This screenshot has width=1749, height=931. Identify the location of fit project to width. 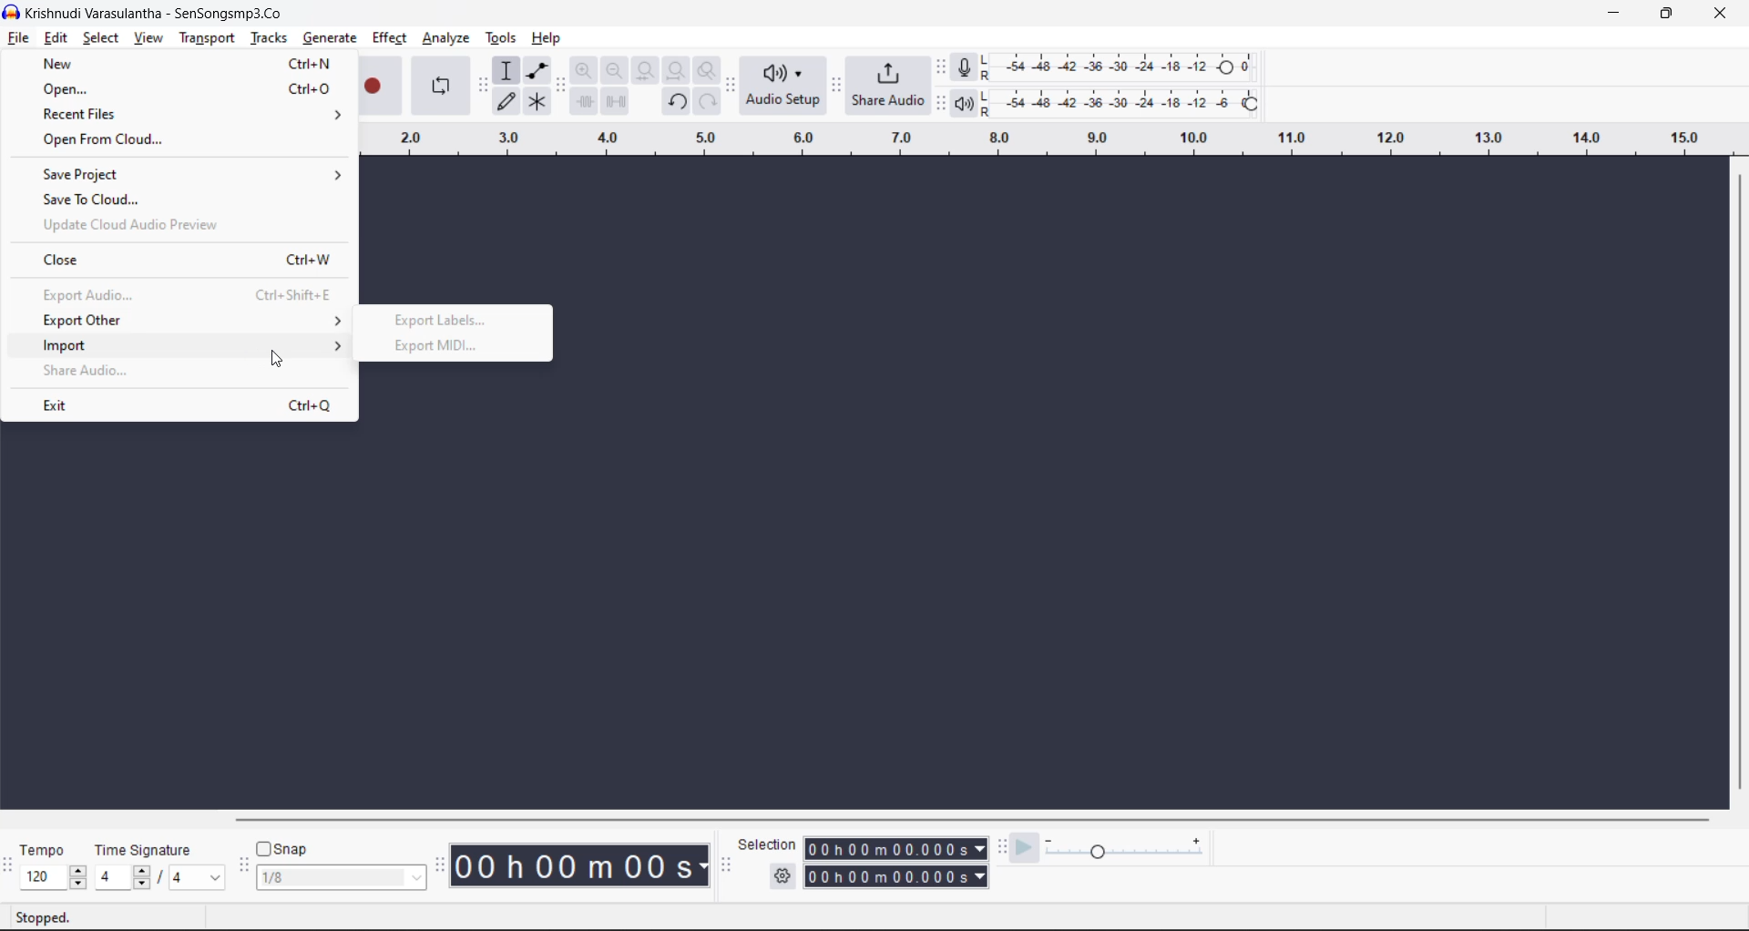
(679, 72).